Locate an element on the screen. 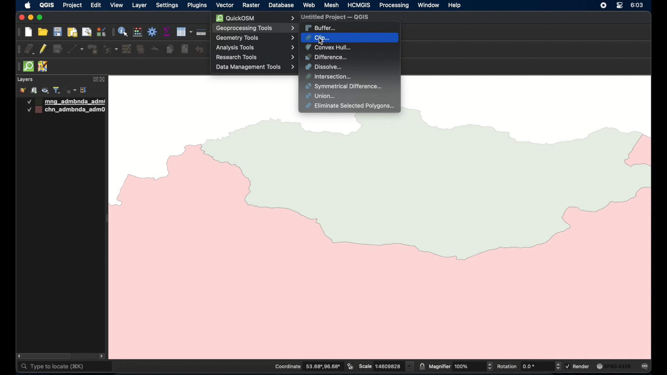  type to locate is located at coordinates (66, 367).